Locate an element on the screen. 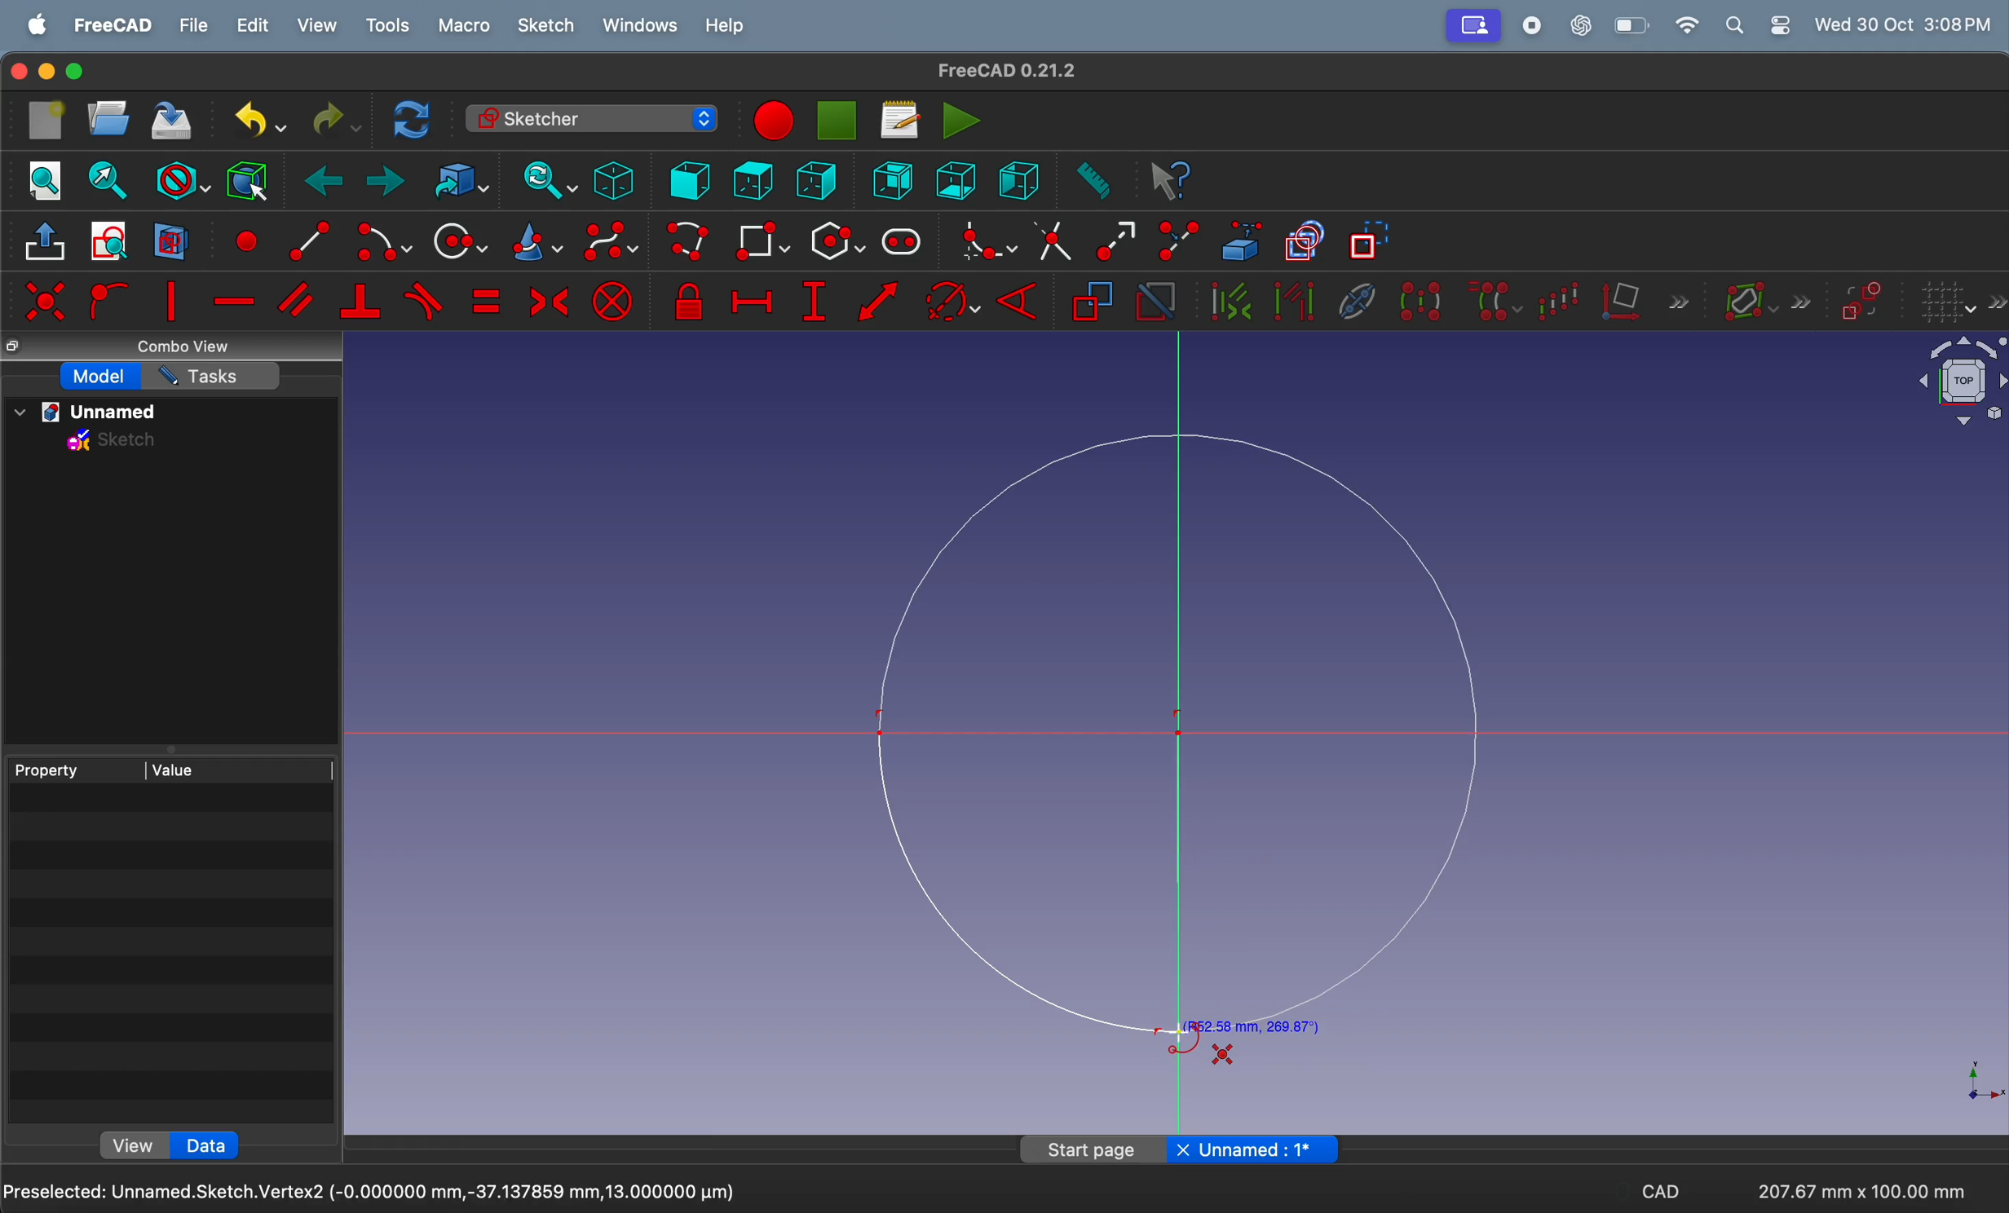  save is located at coordinates (173, 123).